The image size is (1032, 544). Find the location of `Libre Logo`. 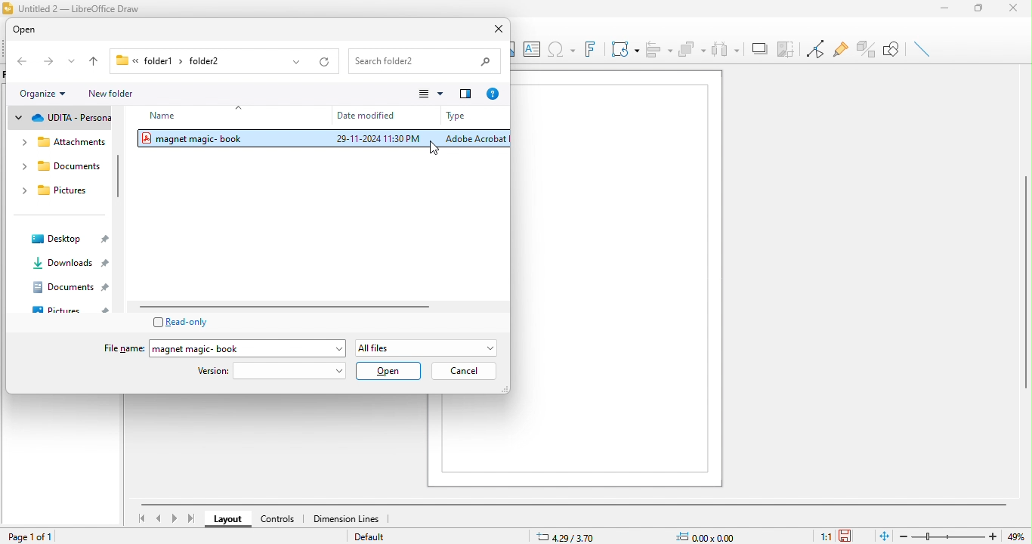

Libre Logo is located at coordinates (8, 9).